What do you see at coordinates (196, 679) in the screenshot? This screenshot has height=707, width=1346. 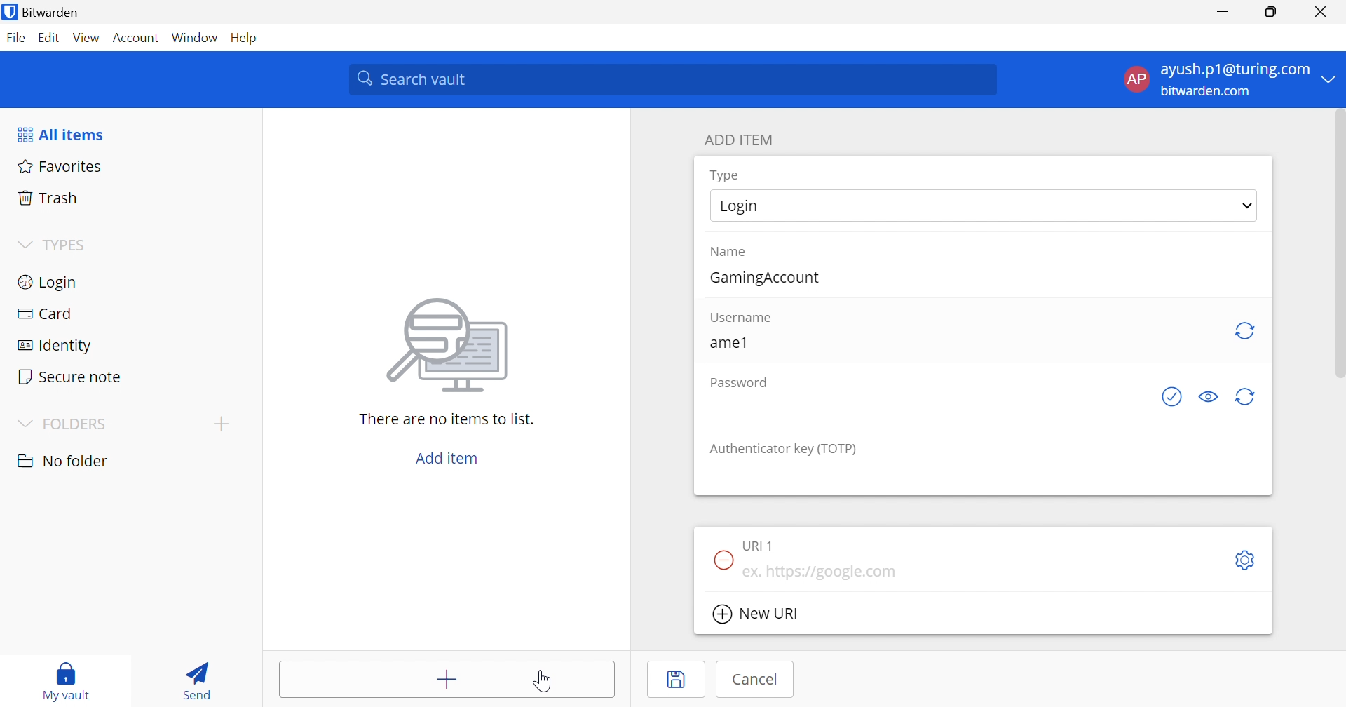 I see `Send` at bounding box center [196, 679].